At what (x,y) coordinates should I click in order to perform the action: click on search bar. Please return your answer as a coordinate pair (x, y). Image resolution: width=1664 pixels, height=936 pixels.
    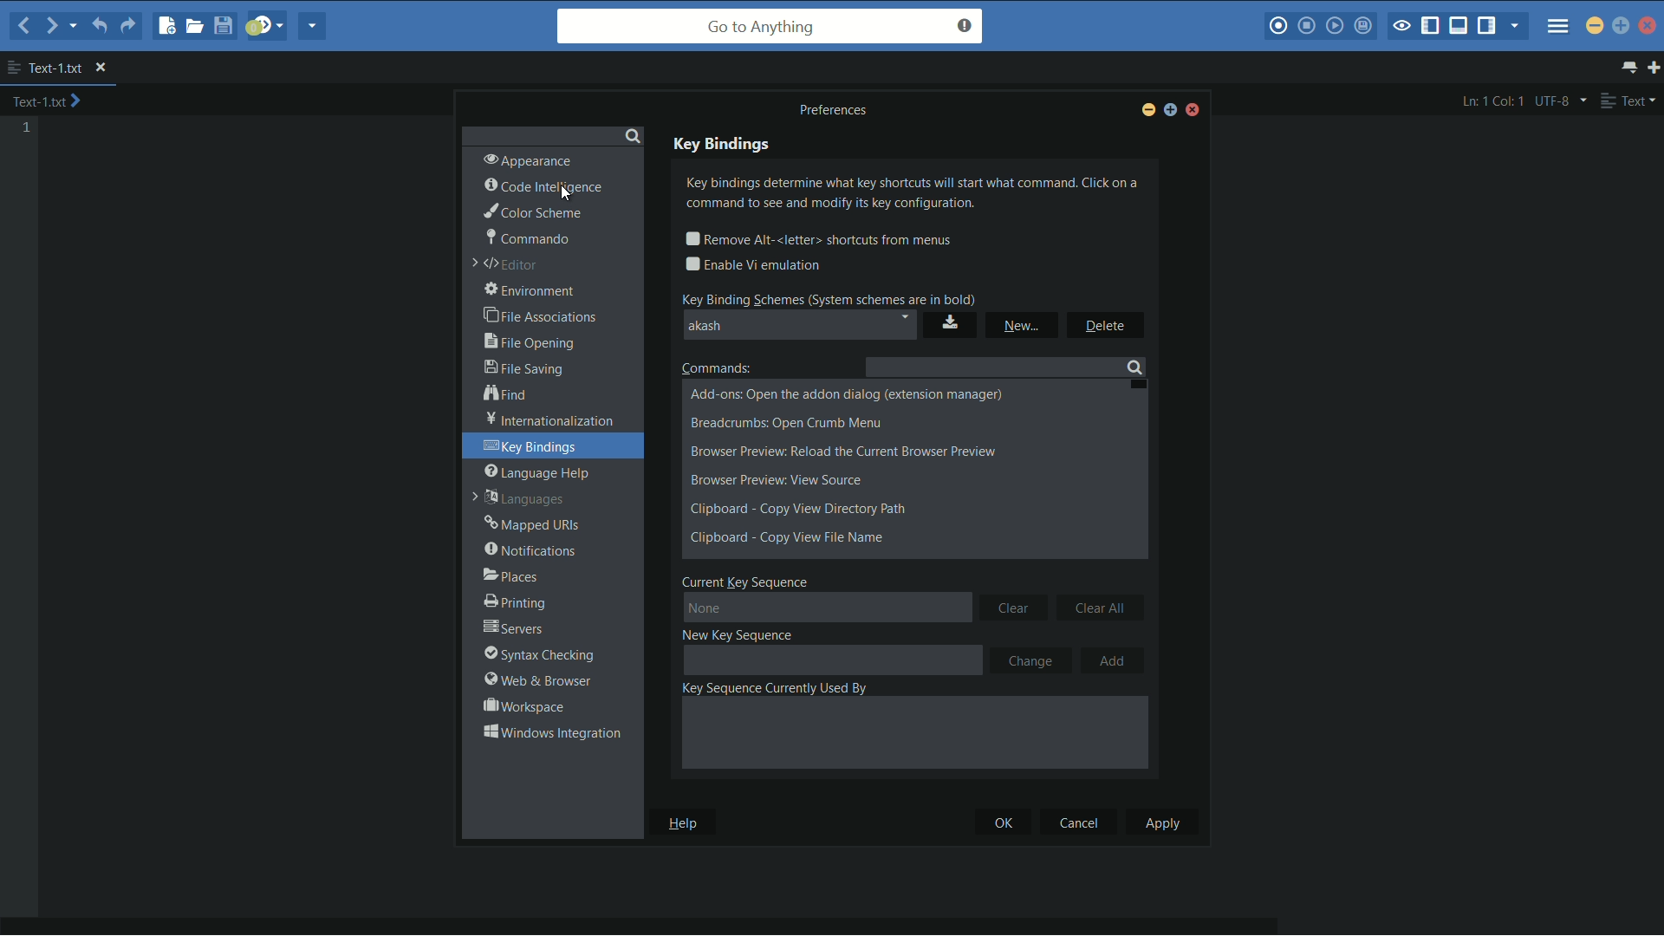
    Looking at the image, I should click on (1003, 367).